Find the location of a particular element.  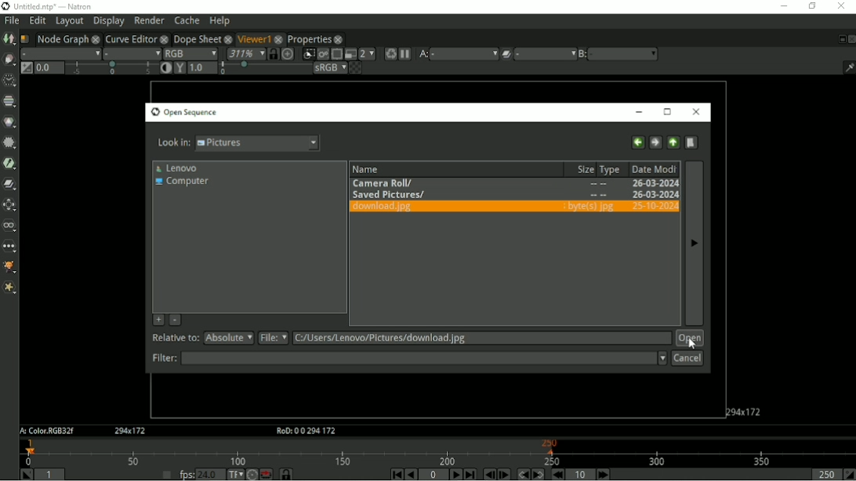

sRGB is located at coordinates (330, 68).